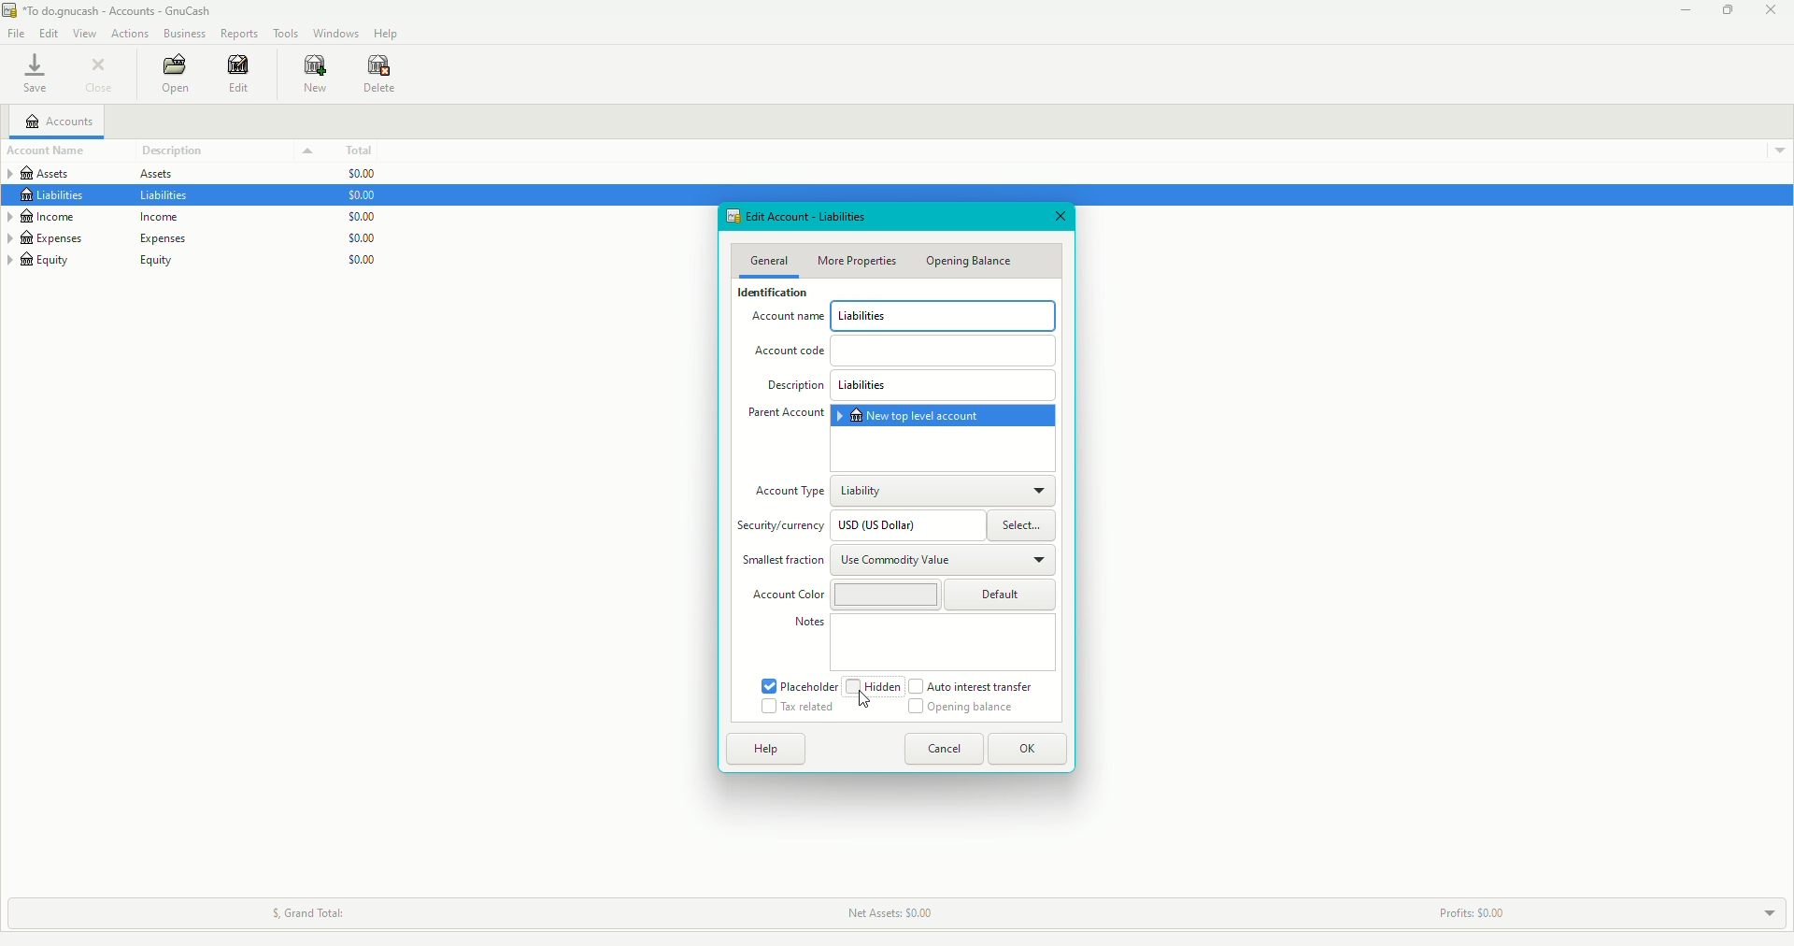 The width and height of the screenshot is (1794, 946). I want to click on Save, so click(36, 75).